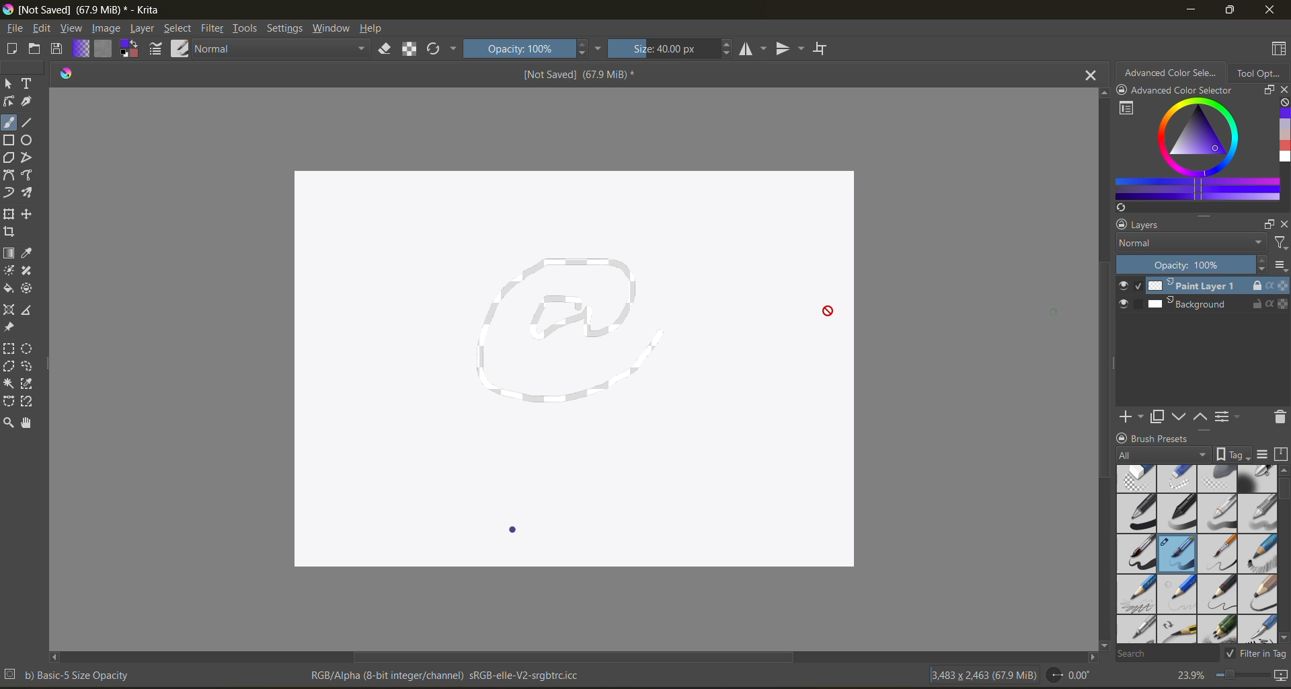 This screenshot has width=1291, height=689. I want to click on brush, so click(1216, 554).